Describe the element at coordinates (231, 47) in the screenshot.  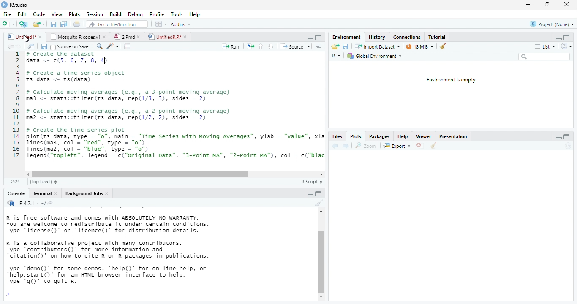
I see `Run` at that location.